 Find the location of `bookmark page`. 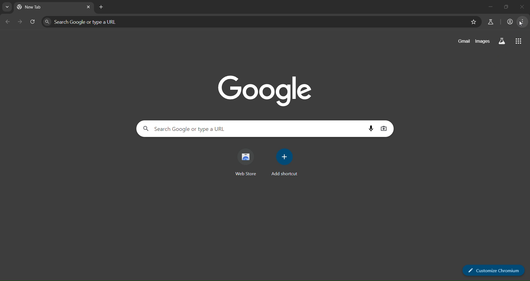

bookmark page is located at coordinates (473, 22).